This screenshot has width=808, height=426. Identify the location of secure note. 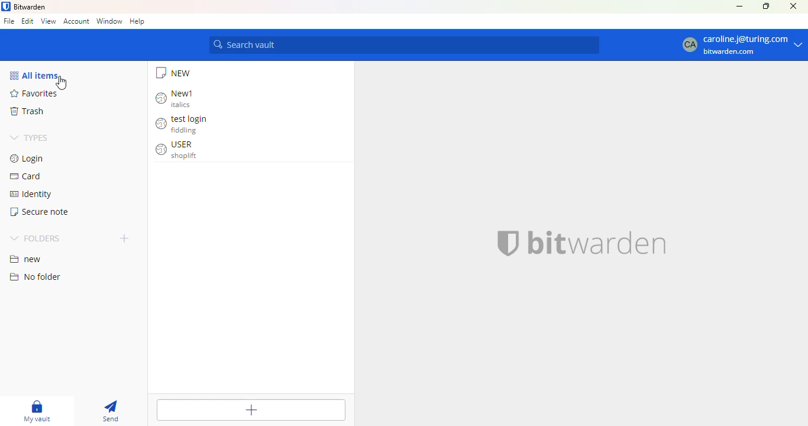
(38, 212).